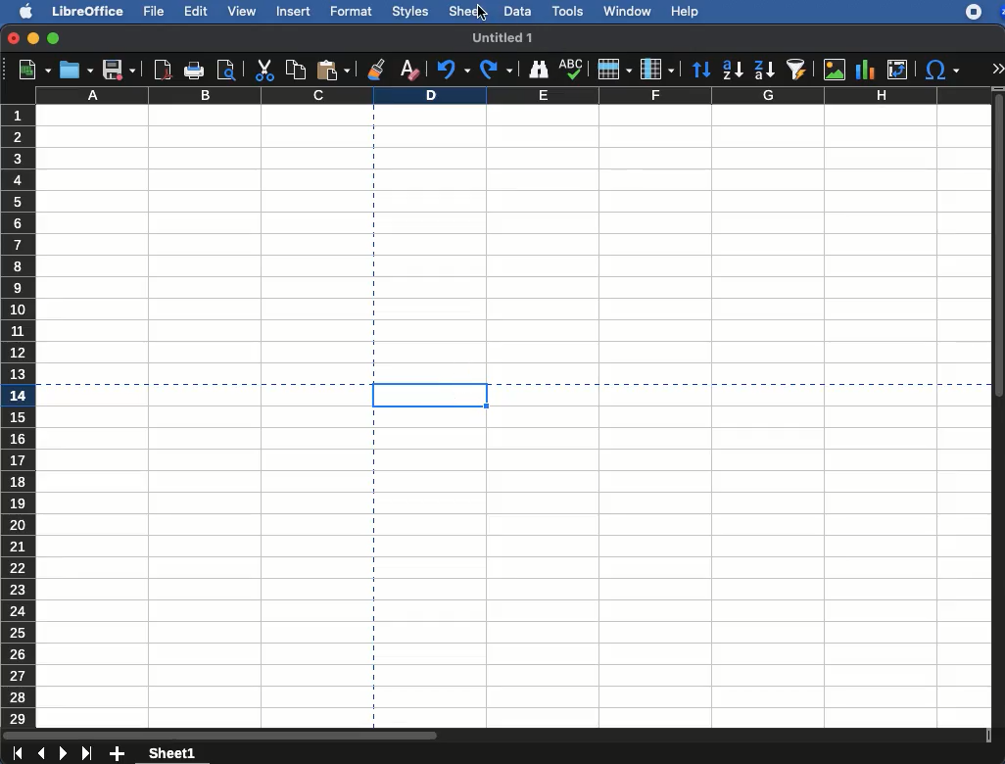 This screenshot has height=764, width=1005. What do you see at coordinates (900, 68) in the screenshot?
I see `pivot table` at bounding box center [900, 68].